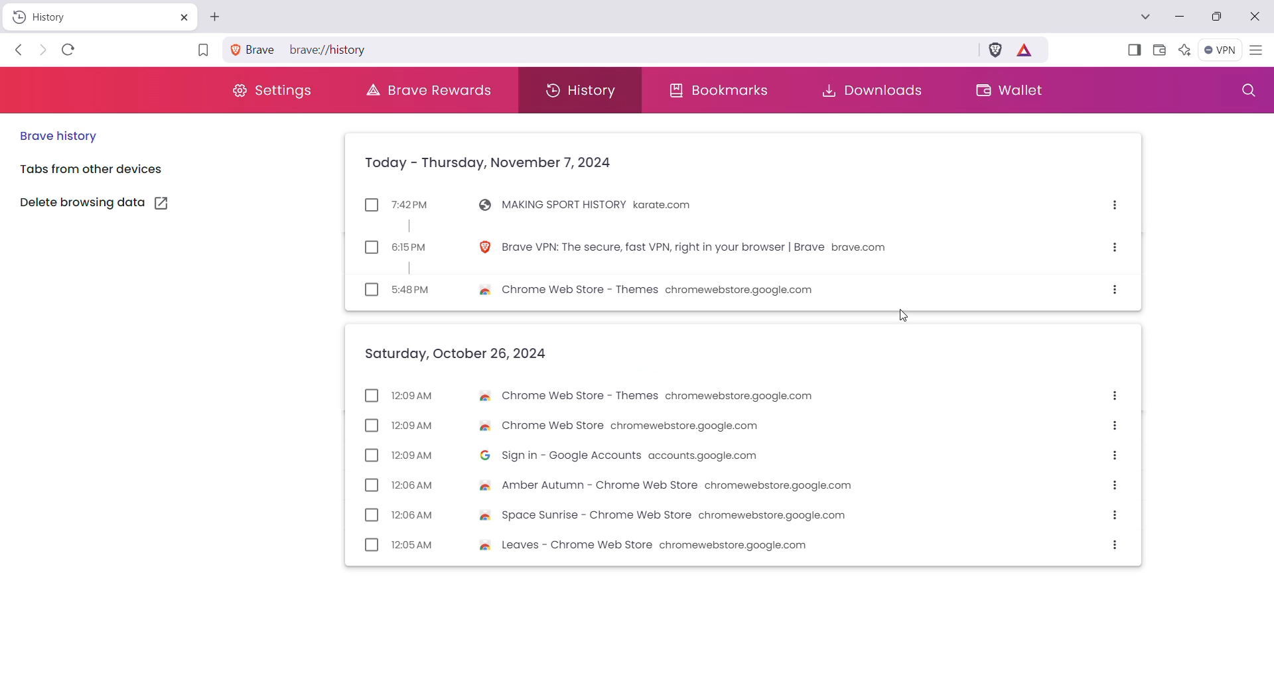  What do you see at coordinates (621, 204) in the screenshot?
I see `MAKING SPORT HISTORY karate.com` at bounding box center [621, 204].